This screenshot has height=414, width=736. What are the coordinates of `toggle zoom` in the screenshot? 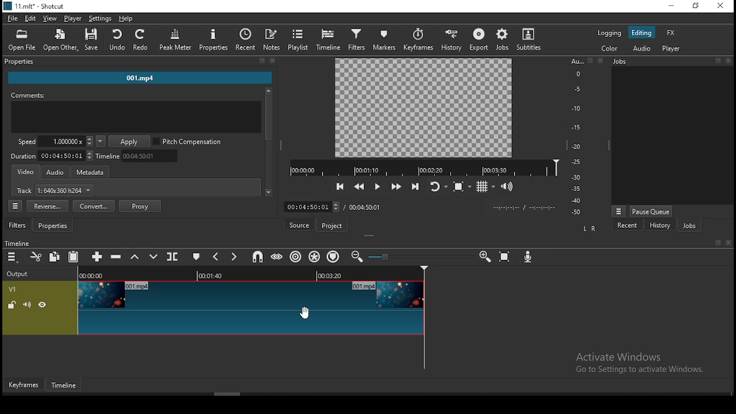 It's located at (463, 185).